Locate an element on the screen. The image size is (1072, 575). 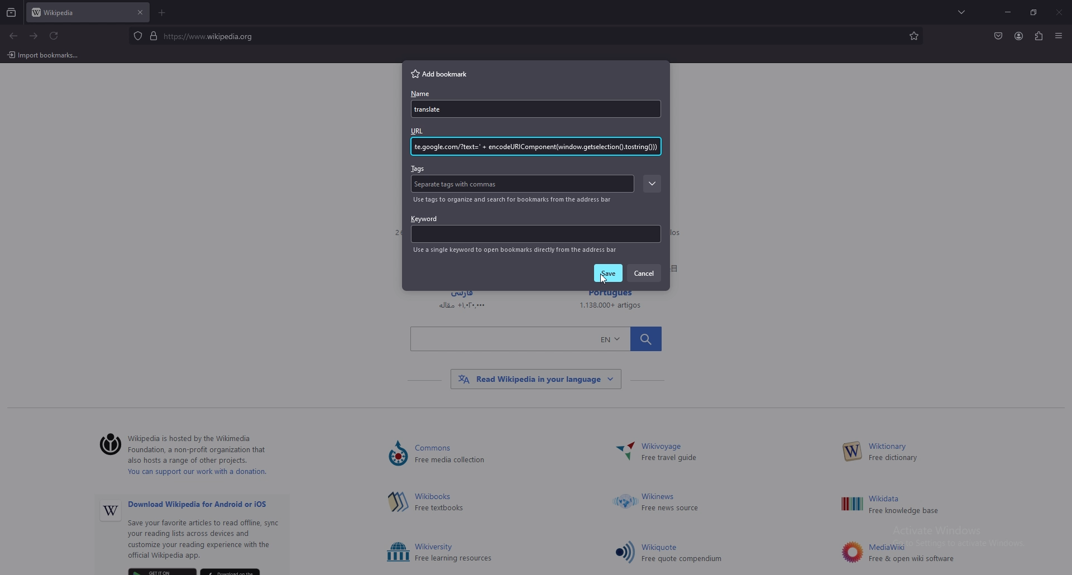
name is located at coordinates (419, 94).